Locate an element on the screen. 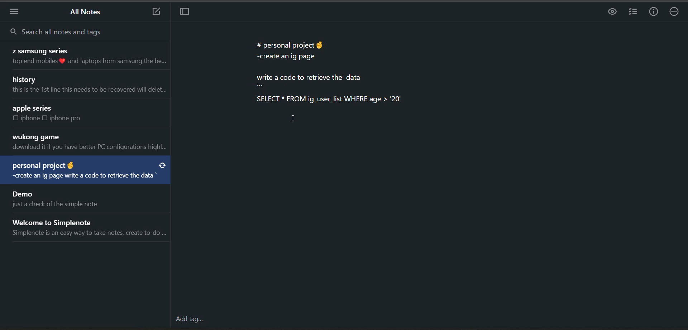  add tag is located at coordinates (188, 320).